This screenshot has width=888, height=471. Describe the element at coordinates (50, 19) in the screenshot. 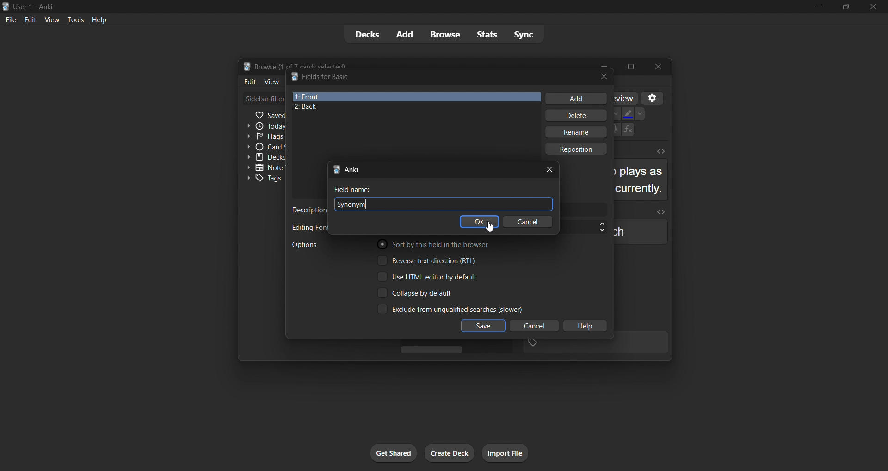

I see `view` at that location.